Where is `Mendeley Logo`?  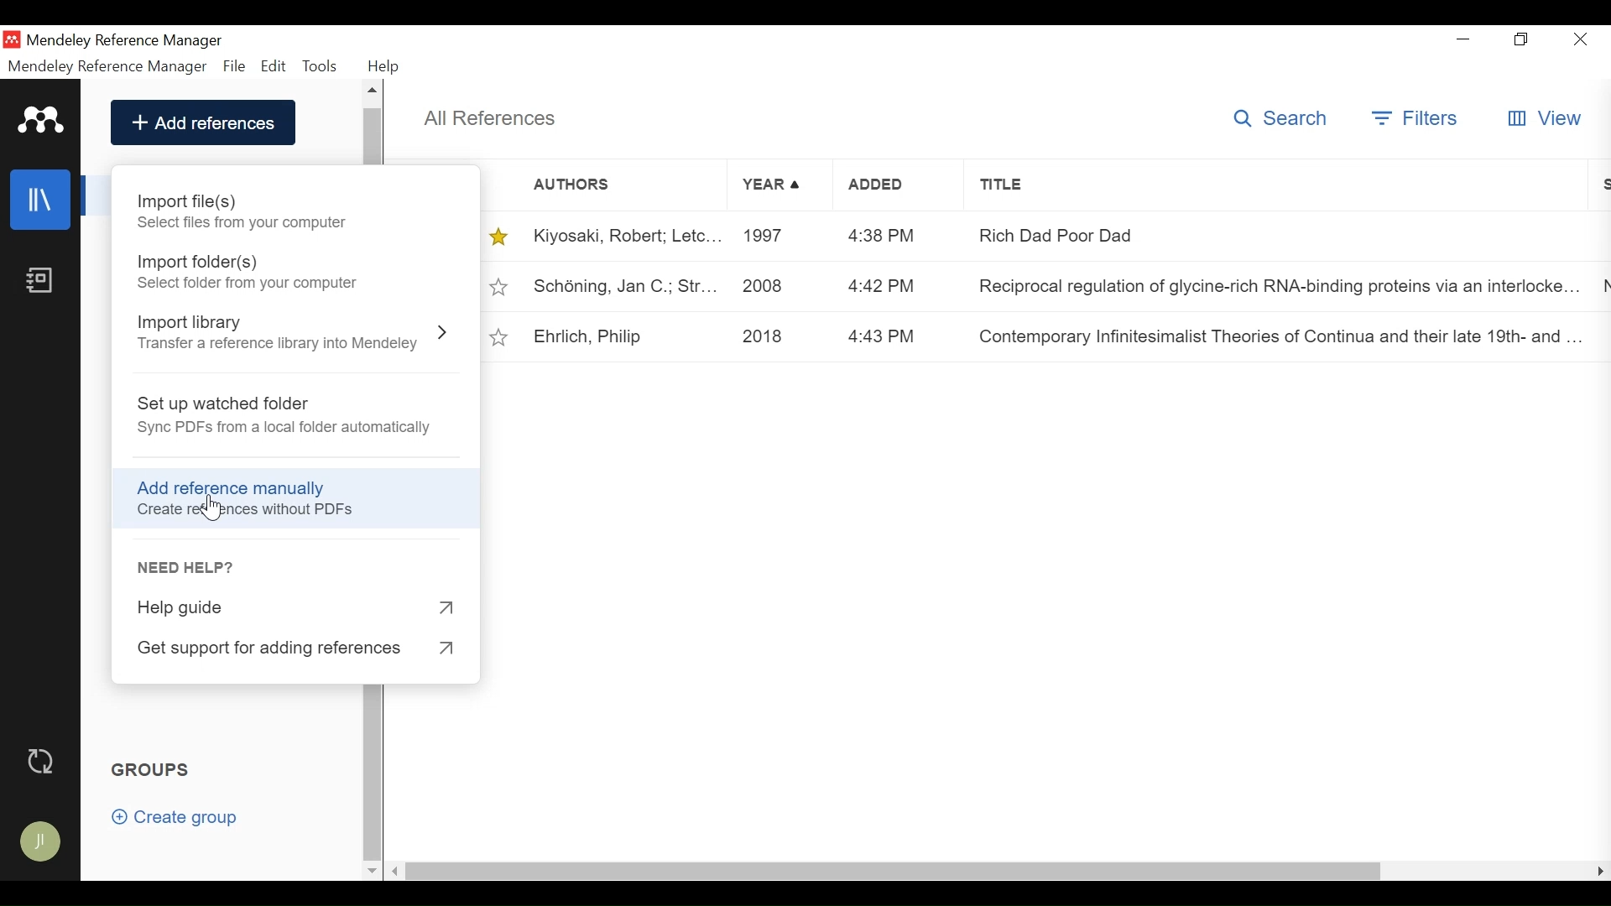 Mendeley Logo is located at coordinates (38, 118).